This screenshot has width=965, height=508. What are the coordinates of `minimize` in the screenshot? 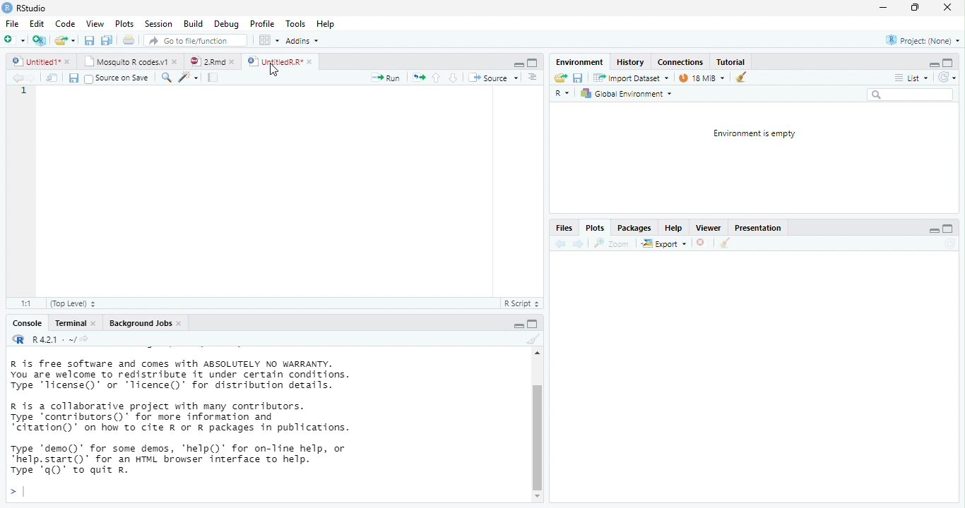 It's located at (519, 65).